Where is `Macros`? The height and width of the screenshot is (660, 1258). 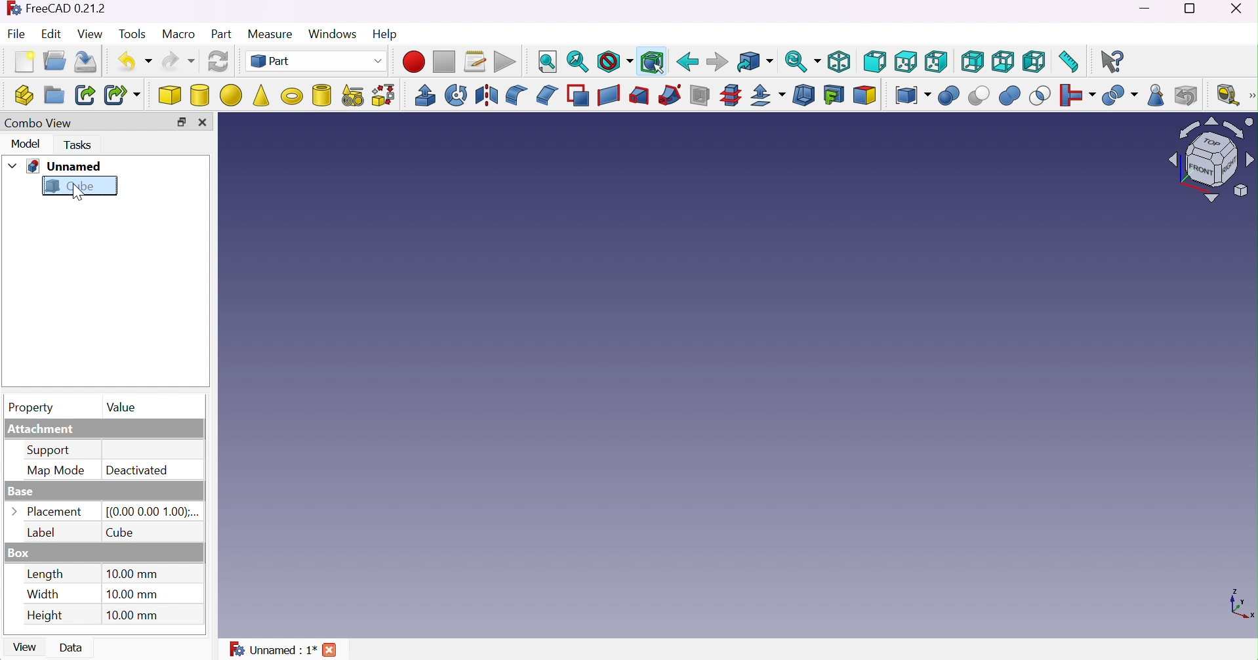
Macros is located at coordinates (476, 62).